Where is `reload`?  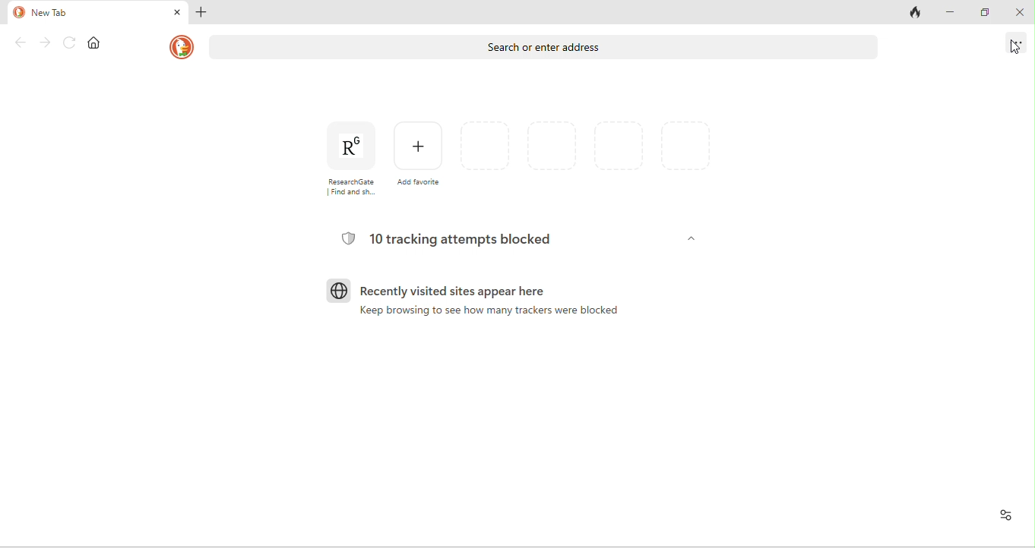 reload is located at coordinates (68, 42).